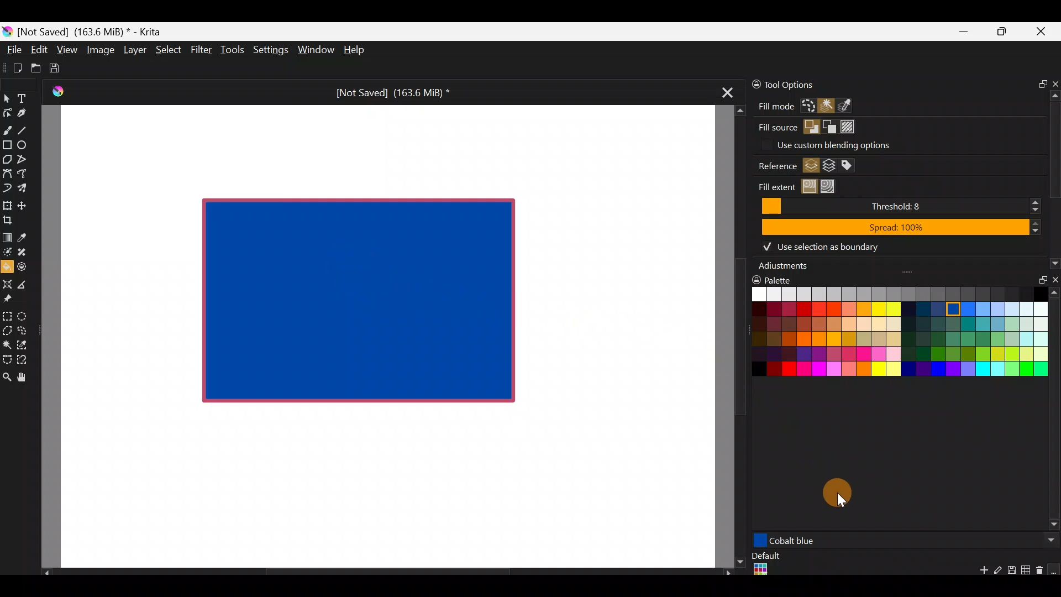  Describe the element at coordinates (8, 345) in the screenshot. I see `Contiguous selection tool` at that location.